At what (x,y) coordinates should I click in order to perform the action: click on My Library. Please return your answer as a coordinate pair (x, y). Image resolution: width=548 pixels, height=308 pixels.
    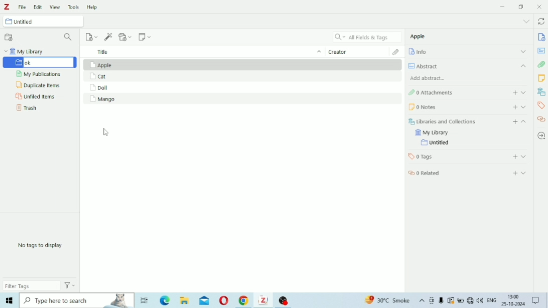
    Looking at the image, I should click on (431, 133).